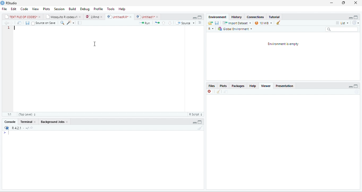 The height and width of the screenshot is (192, 362). I want to click on code tools, so click(71, 23).